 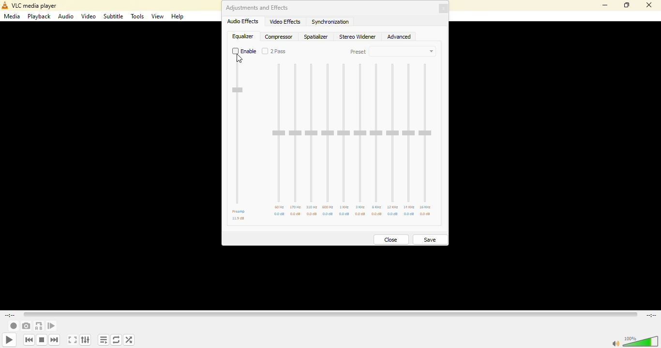 I want to click on adjustor, so click(x=327, y=133).